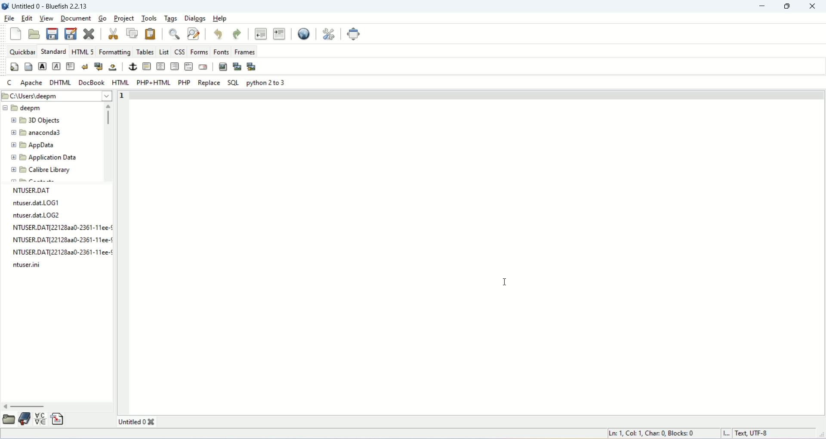 This screenshot has height=439, width=826. Describe the element at coordinates (69, 67) in the screenshot. I see `paragraph` at that location.